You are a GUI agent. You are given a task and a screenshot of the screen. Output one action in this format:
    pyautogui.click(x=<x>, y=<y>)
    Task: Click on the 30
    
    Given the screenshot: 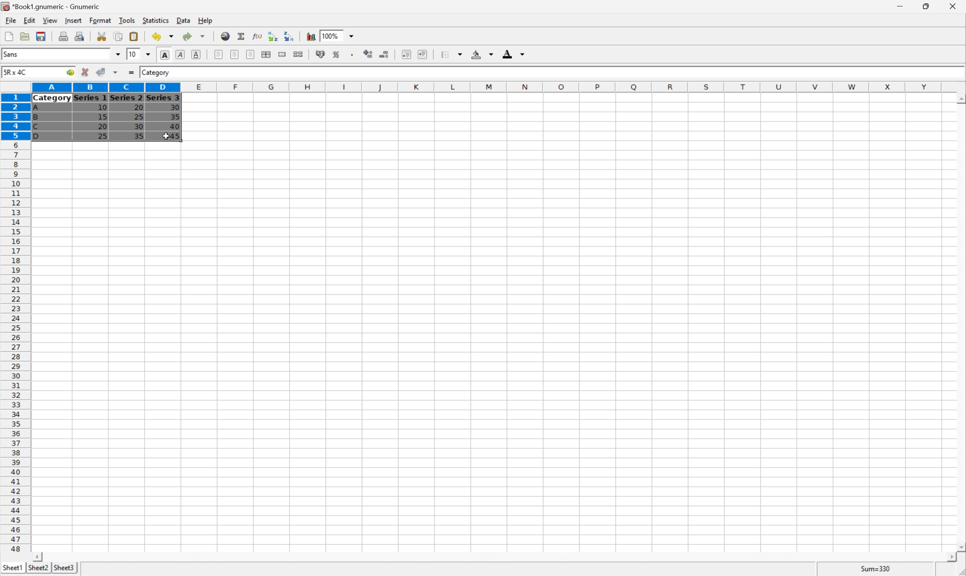 What is the action you would take?
    pyautogui.click(x=174, y=107)
    